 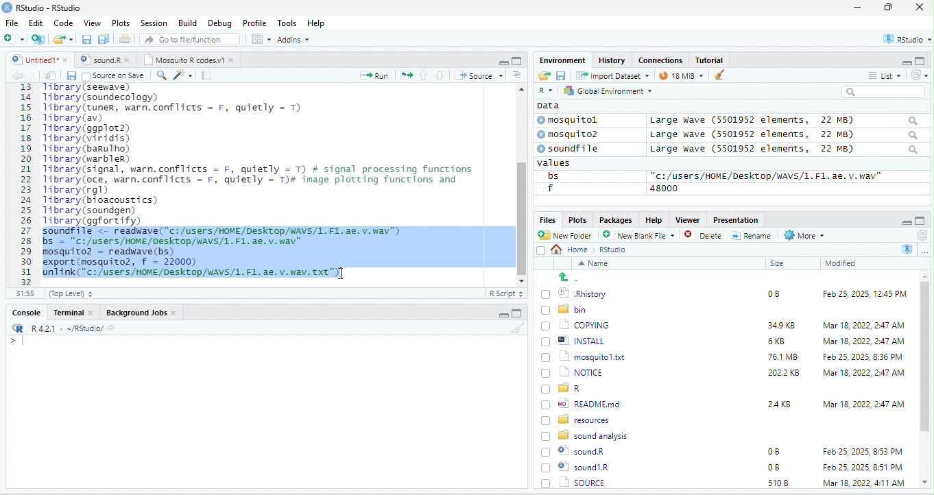 I want to click on © Untitied1* », so click(x=37, y=60).